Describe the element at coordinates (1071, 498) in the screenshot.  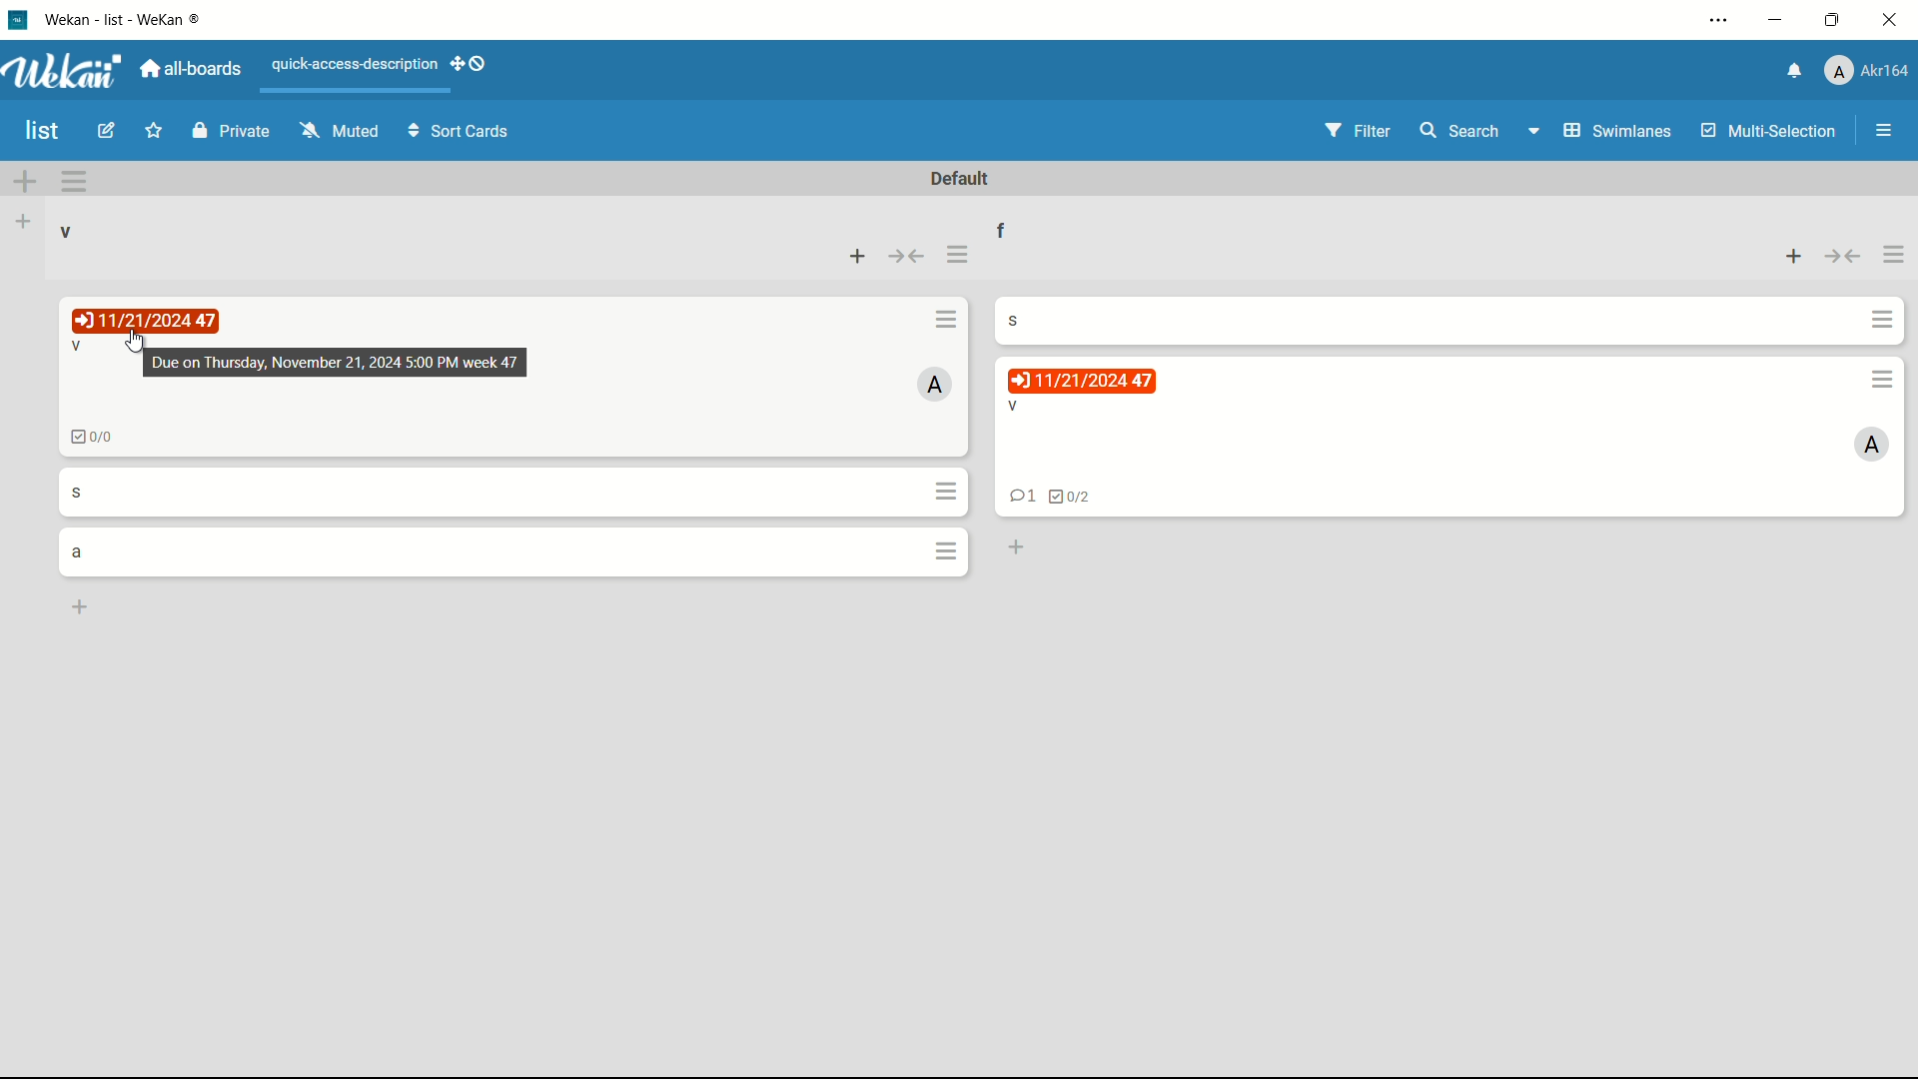
I see `checklist` at that location.